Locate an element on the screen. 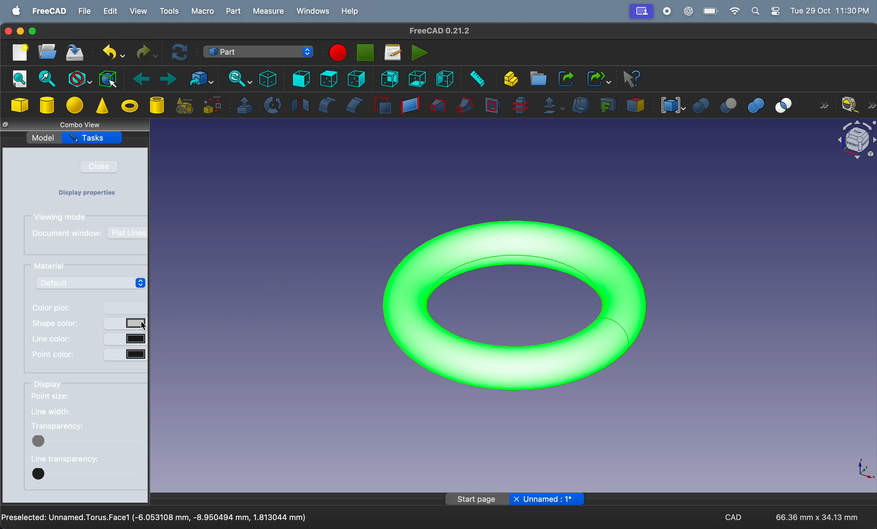  chatgpt is located at coordinates (688, 10).